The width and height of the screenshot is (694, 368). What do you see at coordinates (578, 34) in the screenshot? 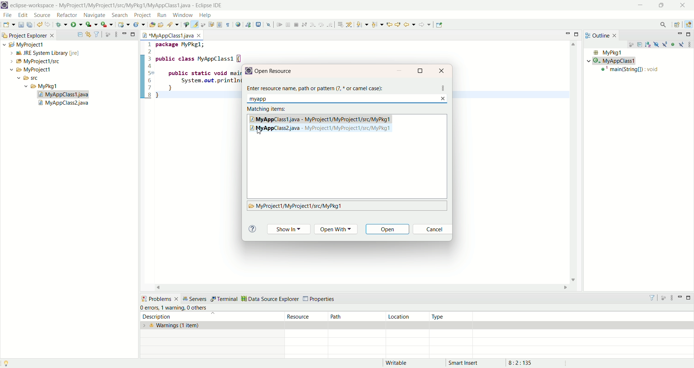
I see `maximize` at bounding box center [578, 34].